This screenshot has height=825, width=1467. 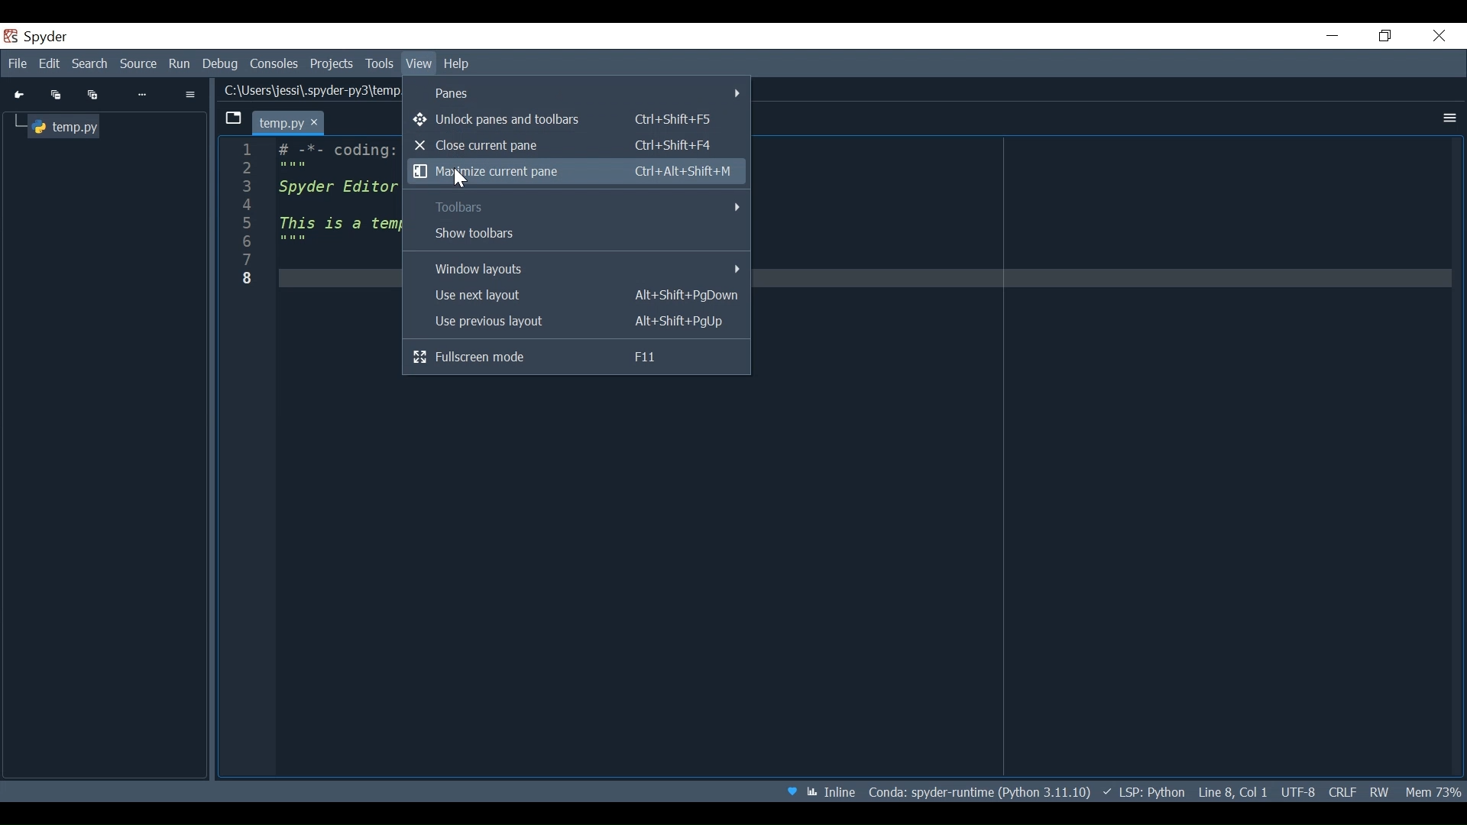 I want to click on Expand all, so click(x=94, y=94).